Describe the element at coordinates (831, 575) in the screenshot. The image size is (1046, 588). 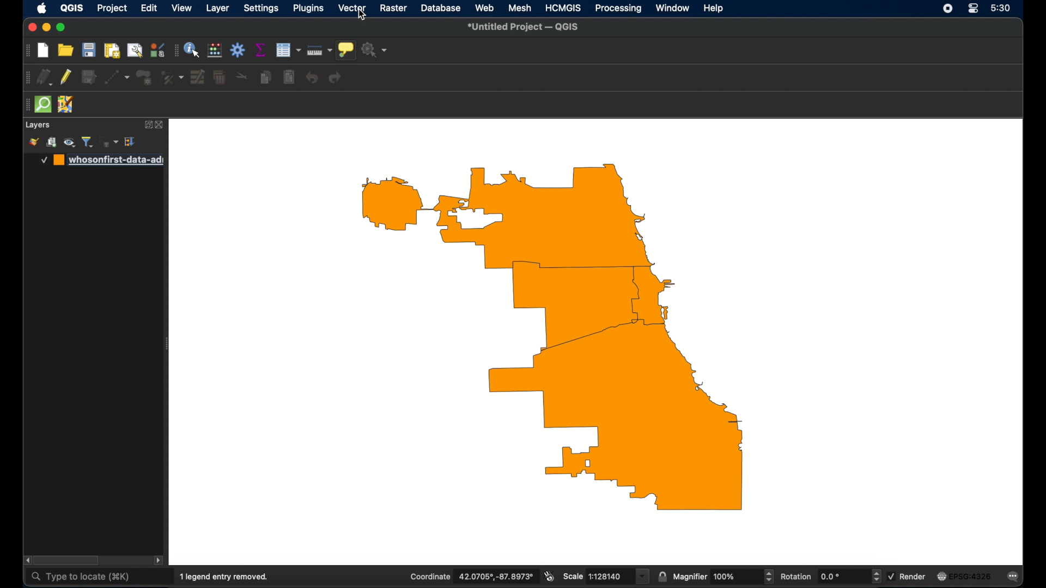
I see `rotation` at that location.